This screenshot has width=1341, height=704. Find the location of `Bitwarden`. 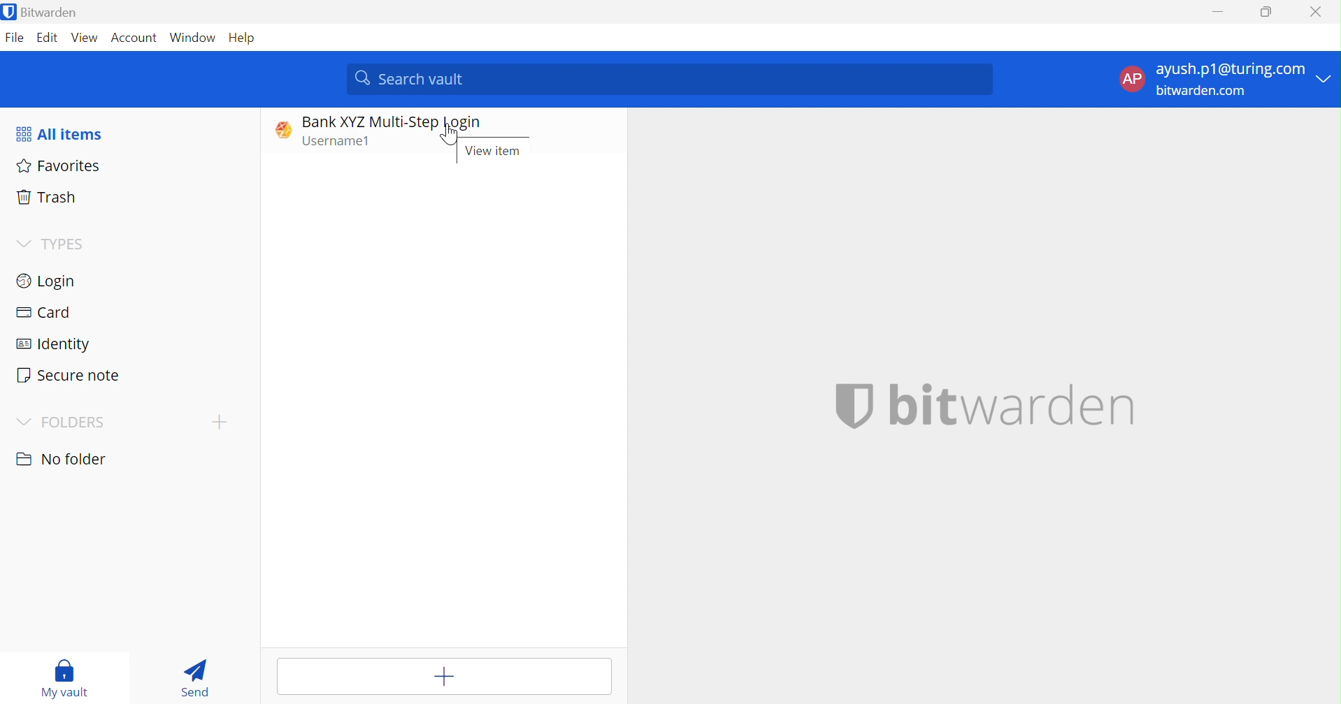

Bitwarden is located at coordinates (43, 13).